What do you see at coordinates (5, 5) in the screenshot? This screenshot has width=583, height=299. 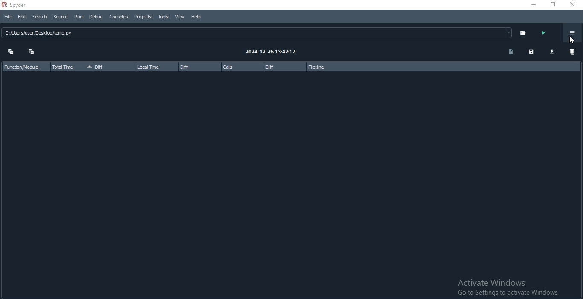 I see `spyder logo` at bounding box center [5, 5].